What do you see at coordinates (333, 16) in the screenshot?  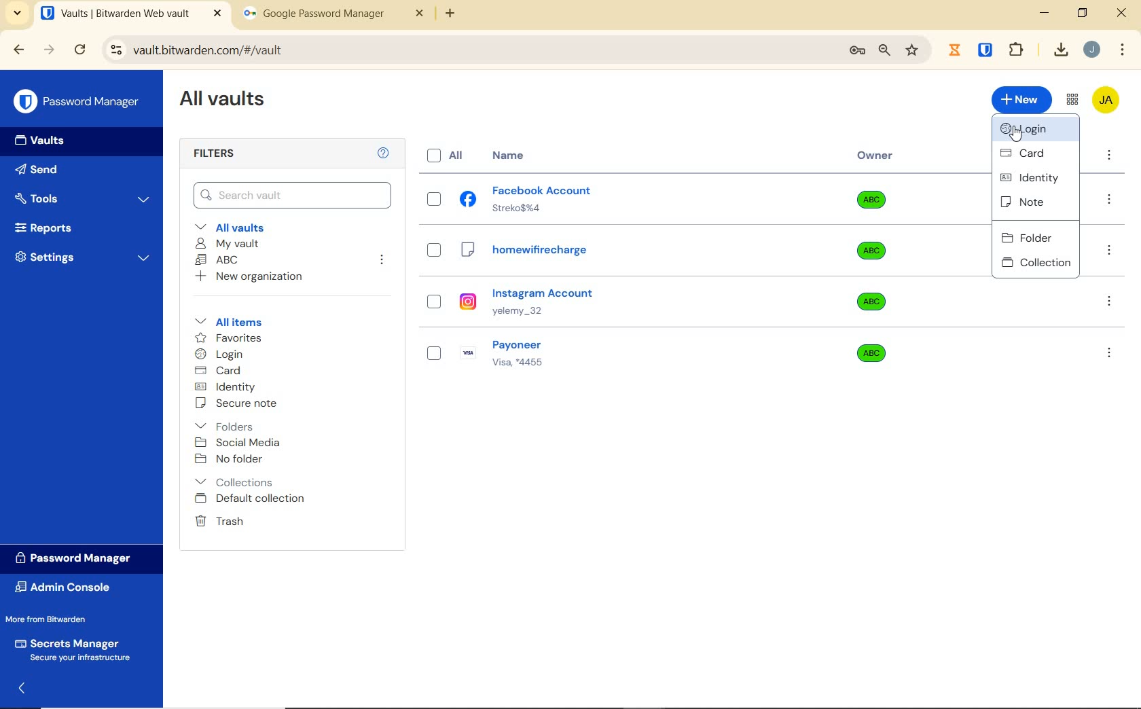 I see `tab` at bounding box center [333, 16].